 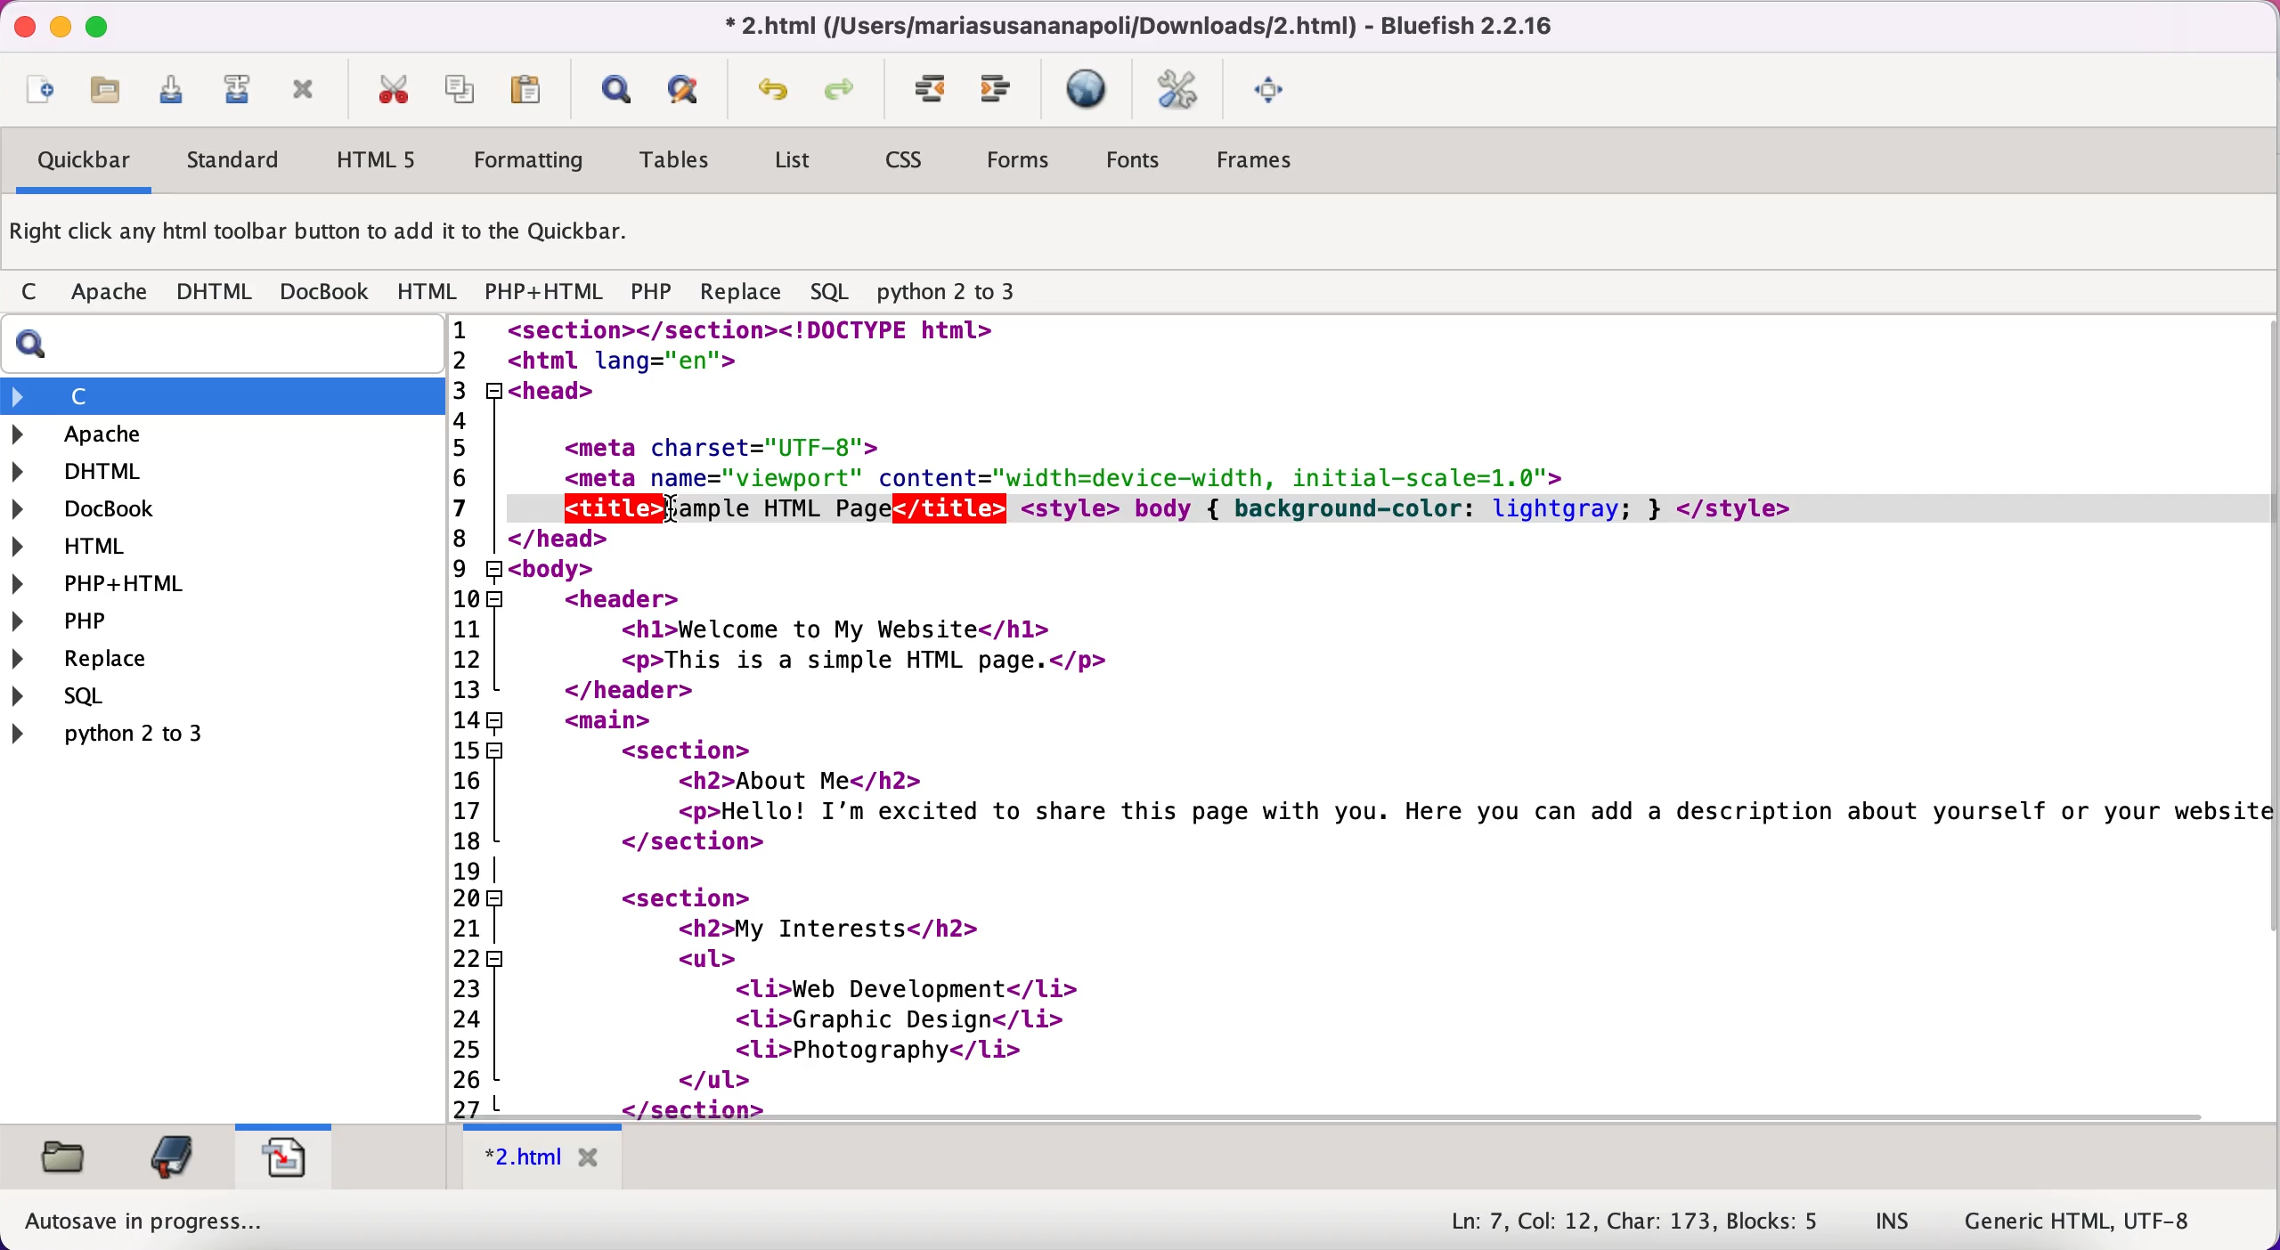 I want to click on full screen, so click(x=1274, y=87).